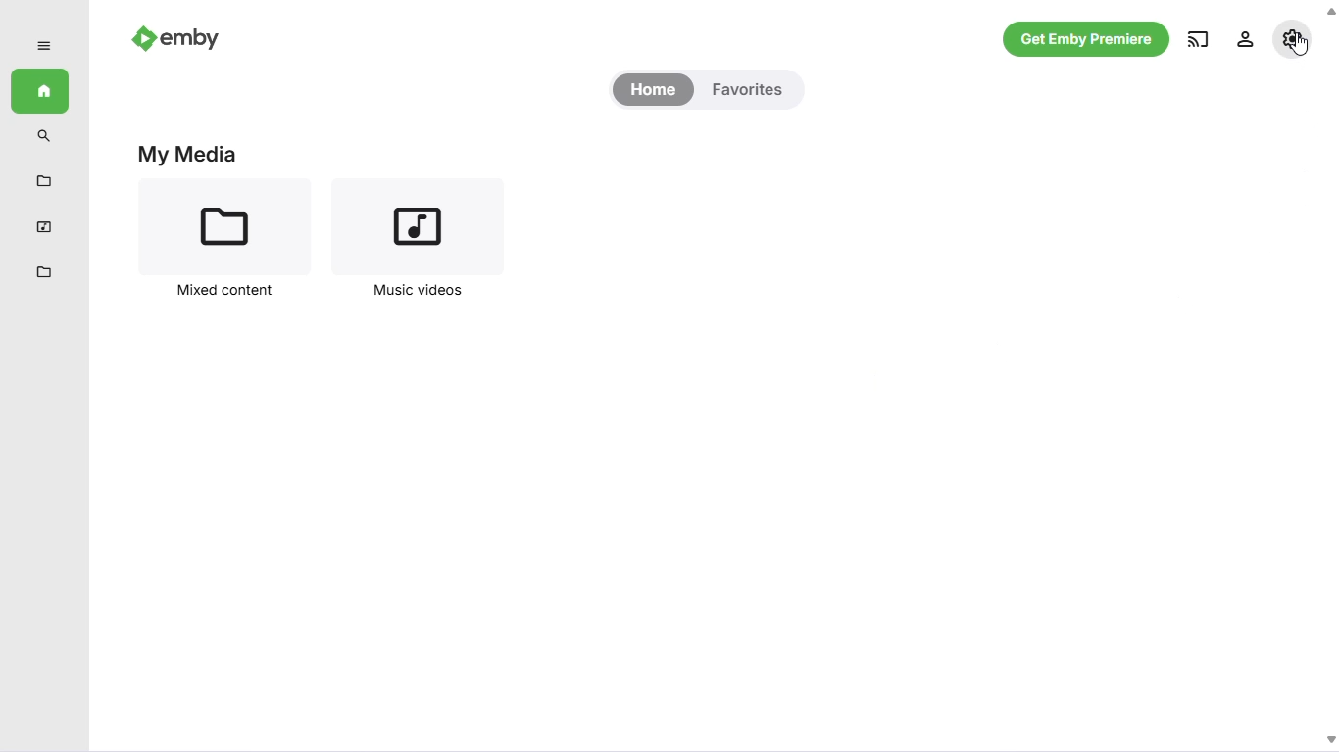 This screenshot has width=1339, height=752. Describe the element at coordinates (419, 241) in the screenshot. I see `music videos` at that location.